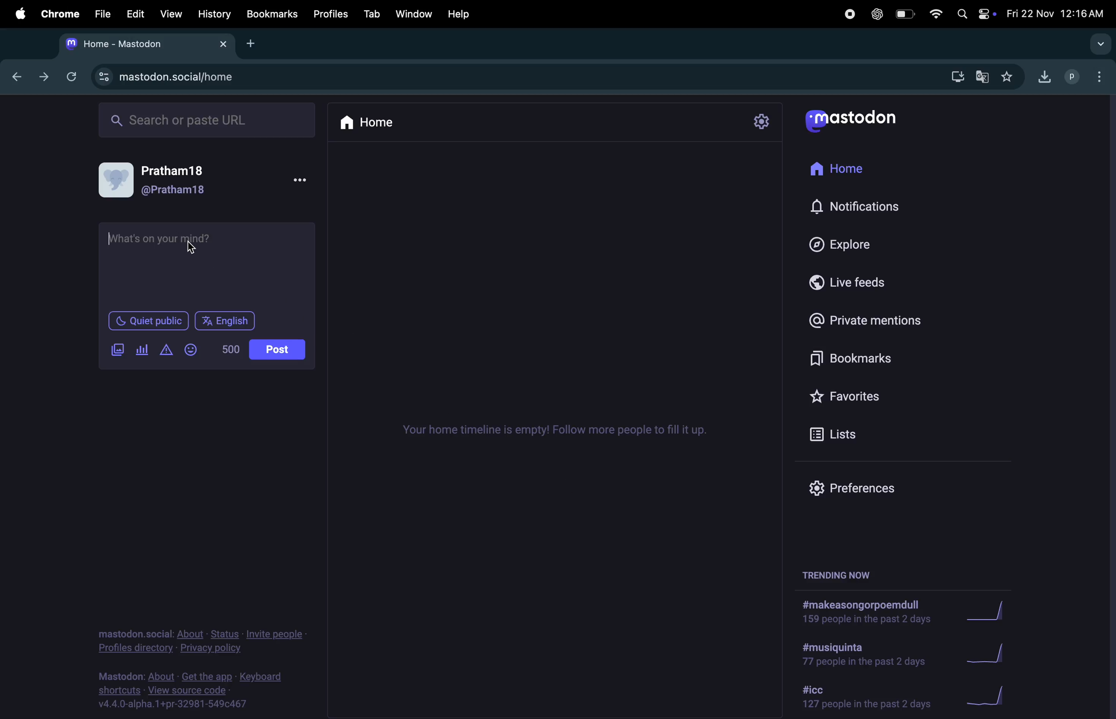  I want to click on view, so click(171, 14).